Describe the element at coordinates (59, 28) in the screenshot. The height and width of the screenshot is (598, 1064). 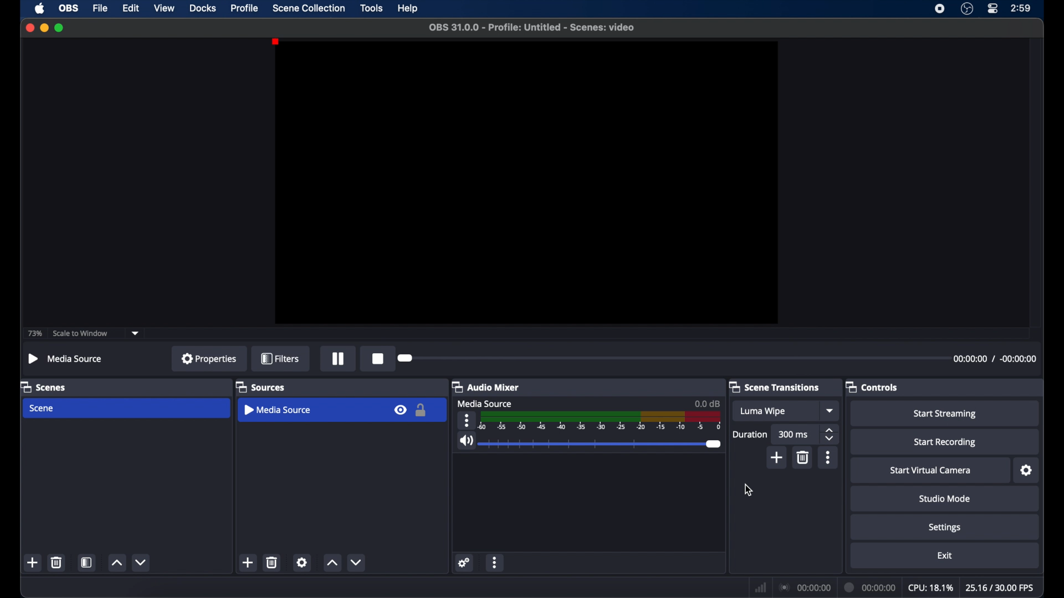
I see `maximize` at that location.